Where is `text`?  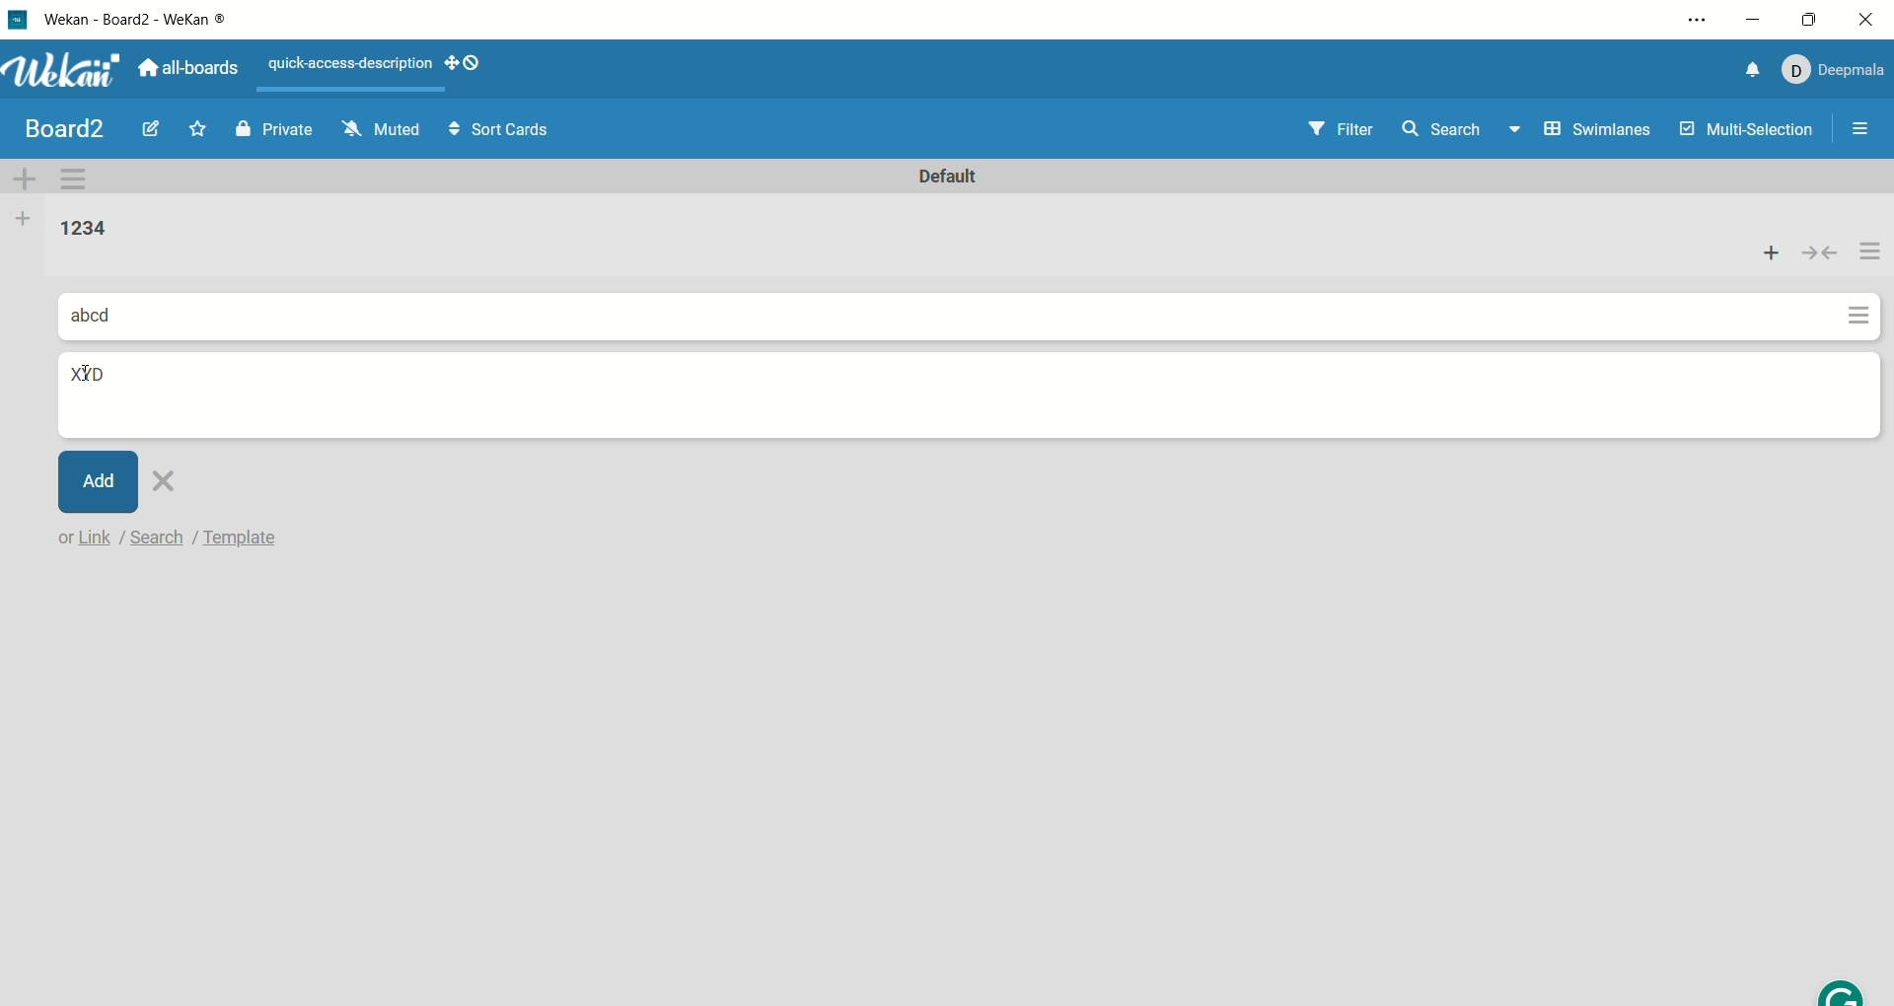 text is located at coordinates (341, 60).